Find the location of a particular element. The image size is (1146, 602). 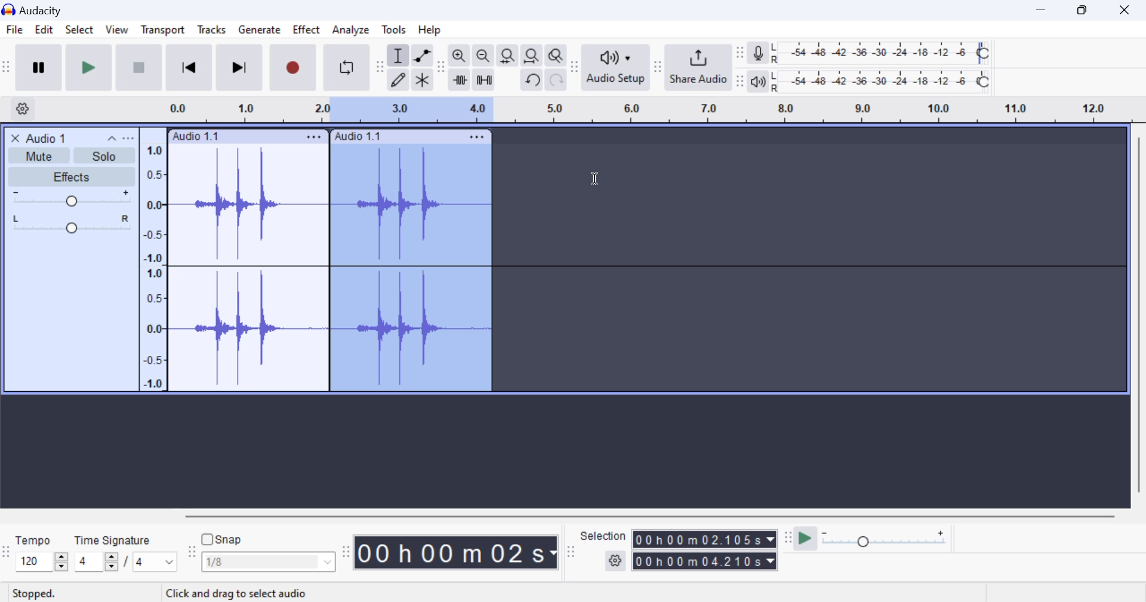

Audio Setup is located at coordinates (615, 67).